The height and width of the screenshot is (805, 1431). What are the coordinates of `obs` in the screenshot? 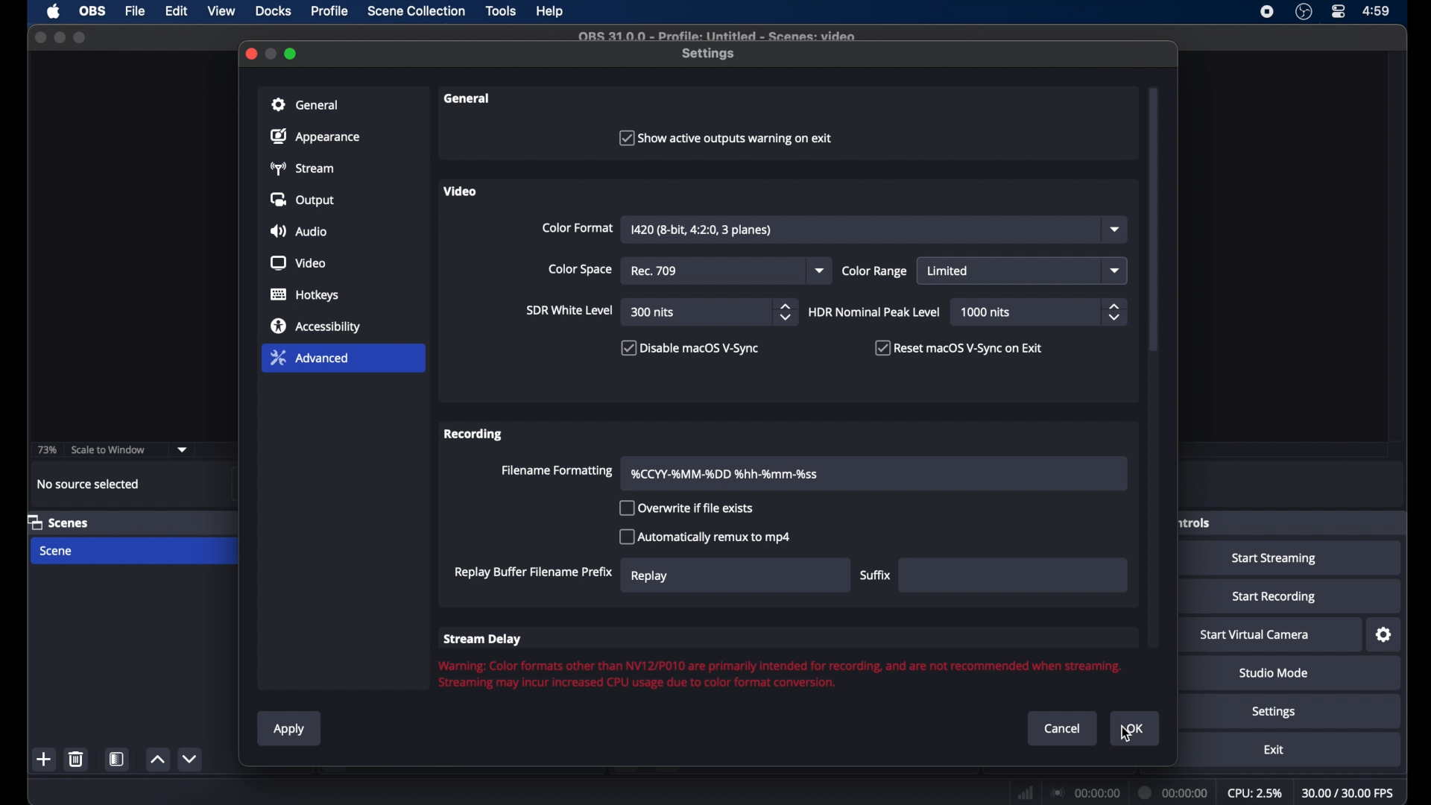 It's located at (91, 11).